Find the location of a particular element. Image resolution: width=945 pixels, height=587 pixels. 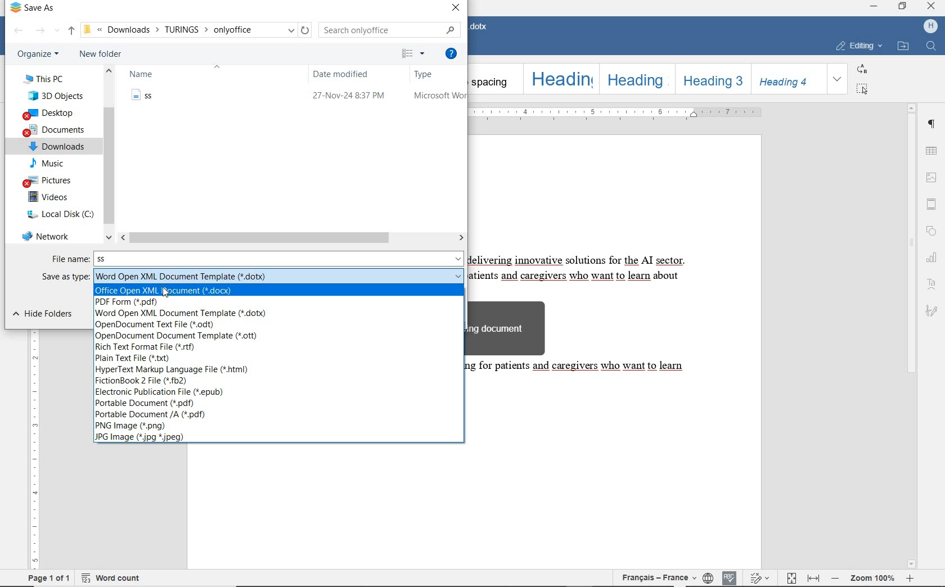

THIS PC is located at coordinates (51, 78).